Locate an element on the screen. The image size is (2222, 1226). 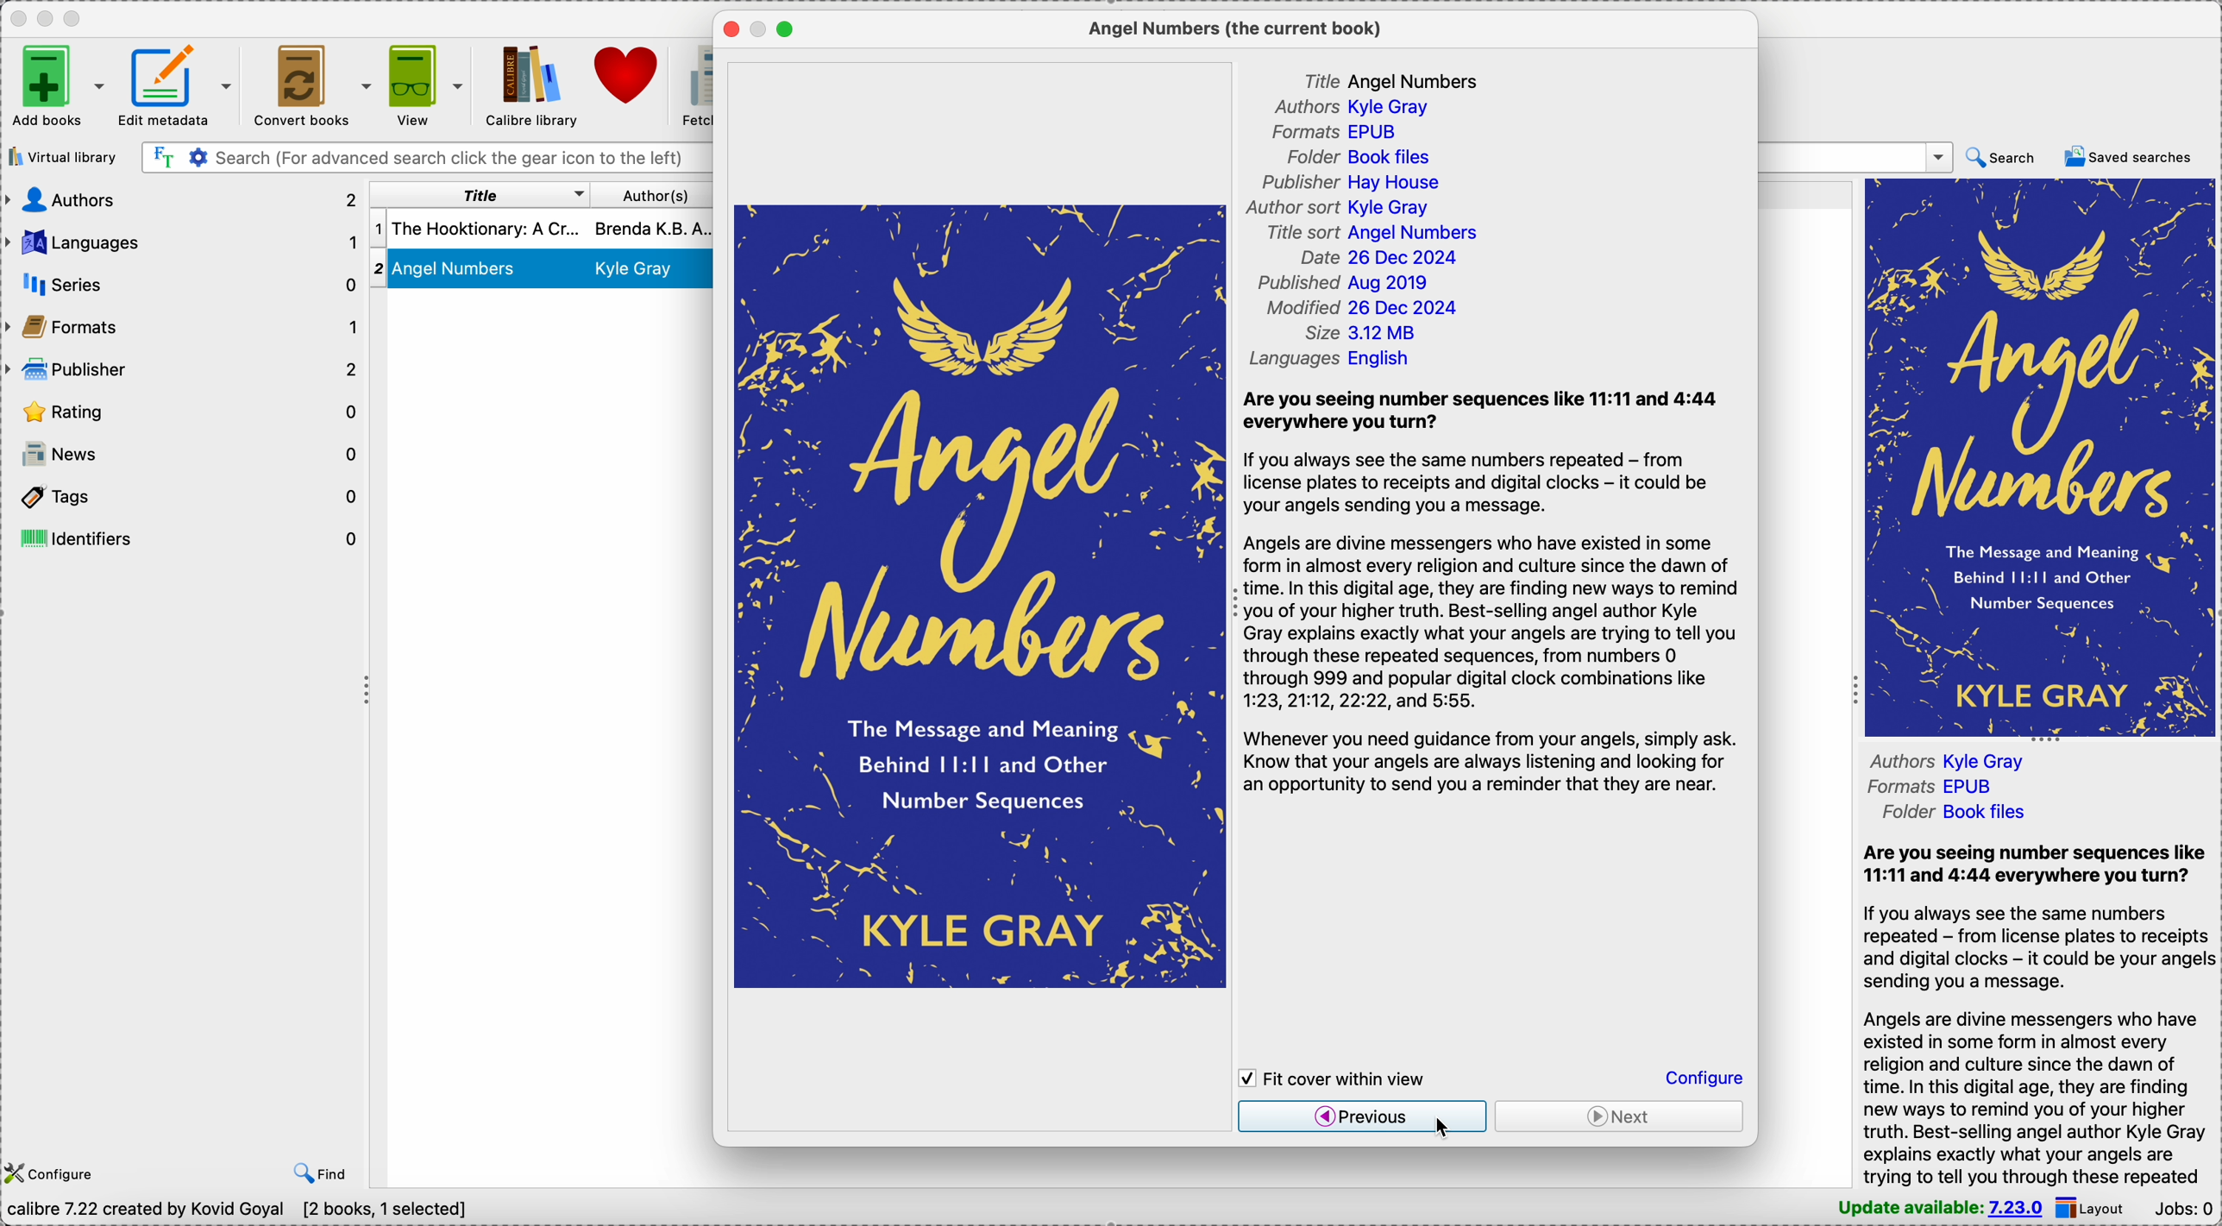
rating is located at coordinates (184, 409).